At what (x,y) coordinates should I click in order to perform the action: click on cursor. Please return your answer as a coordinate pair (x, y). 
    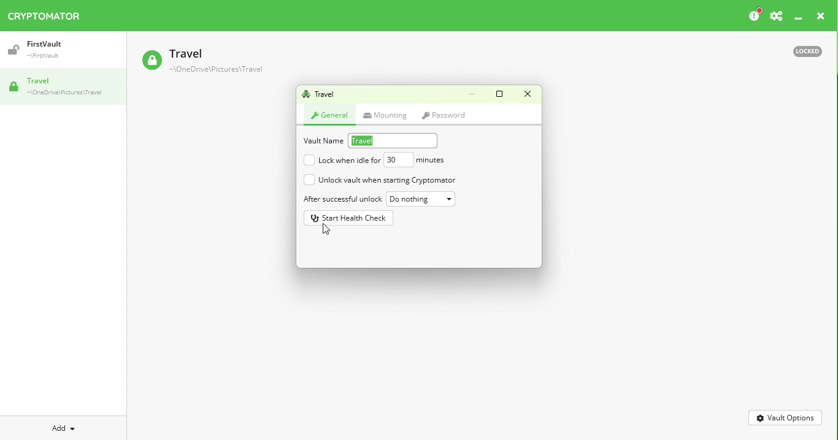
    Looking at the image, I should click on (325, 228).